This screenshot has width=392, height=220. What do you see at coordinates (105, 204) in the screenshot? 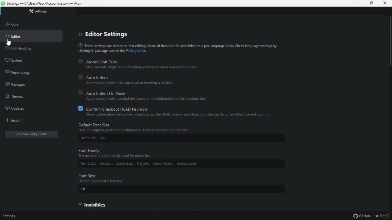
I see `Invisible` at bounding box center [105, 204].